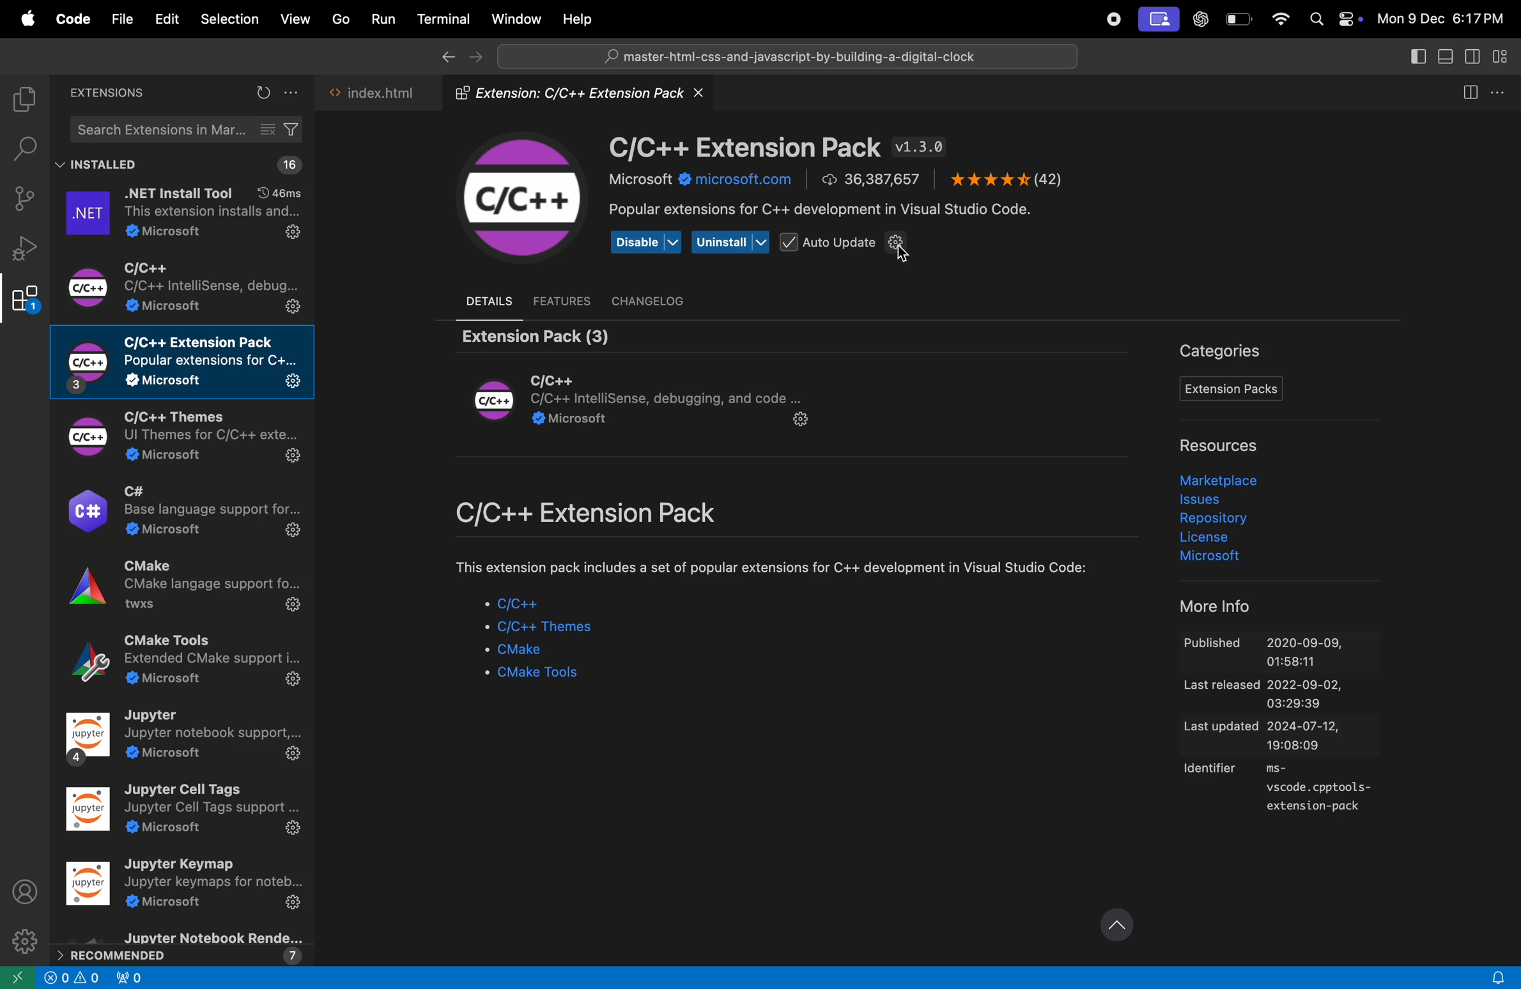  Describe the element at coordinates (229, 20) in the screenshot. I see `selection` at that location.